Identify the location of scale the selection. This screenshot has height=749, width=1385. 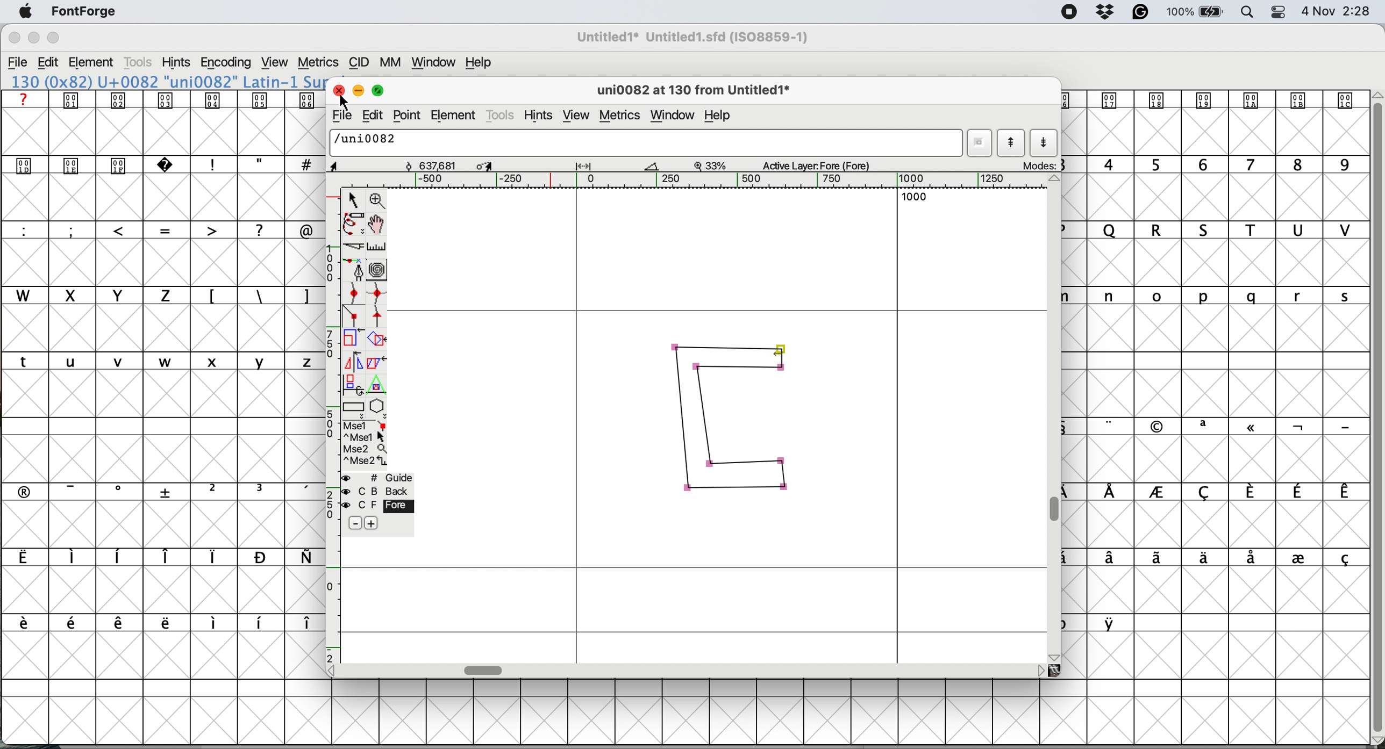
(354, 340).